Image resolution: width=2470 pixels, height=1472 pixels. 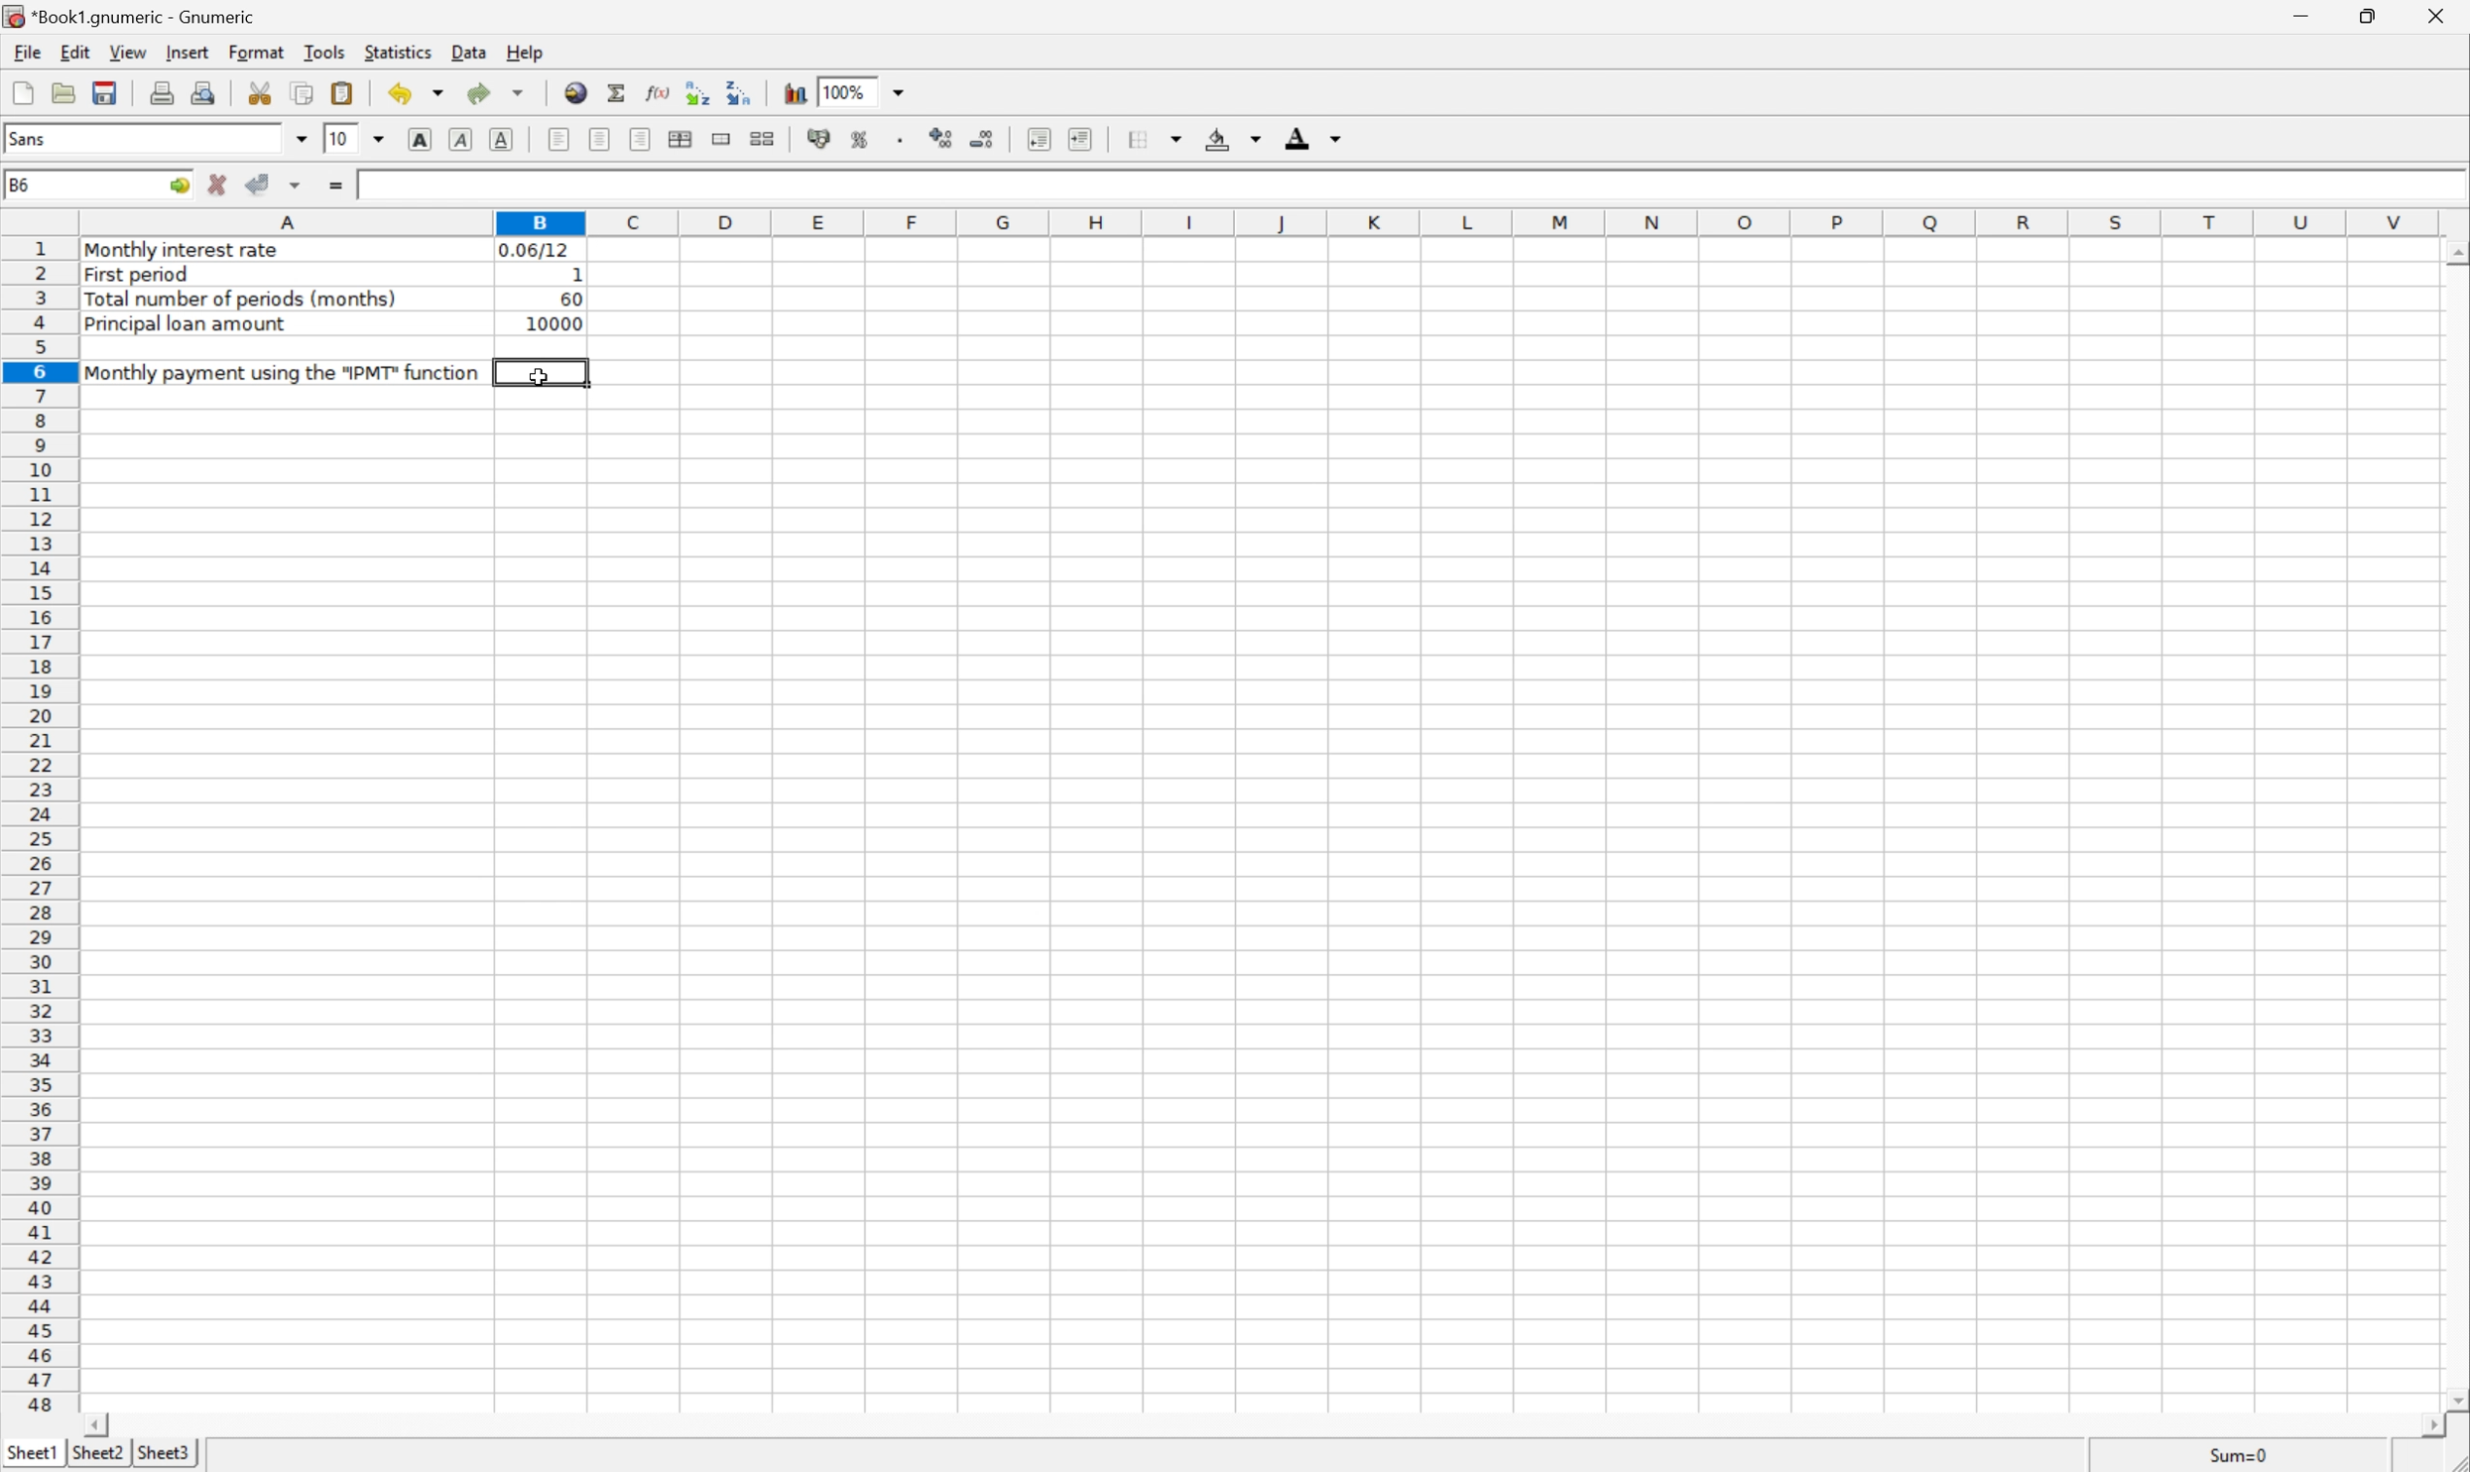 What do you see at coordinates (65, 92) in the screenshot?
I see `Open a file` at bounding box center [65, 92].